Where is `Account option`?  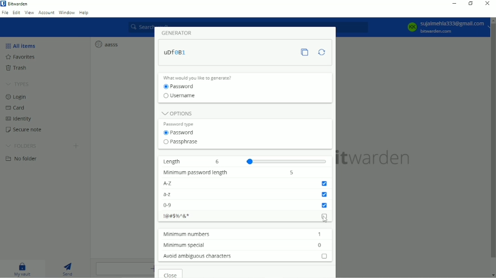
Account option is located at coordinates (446, 28).